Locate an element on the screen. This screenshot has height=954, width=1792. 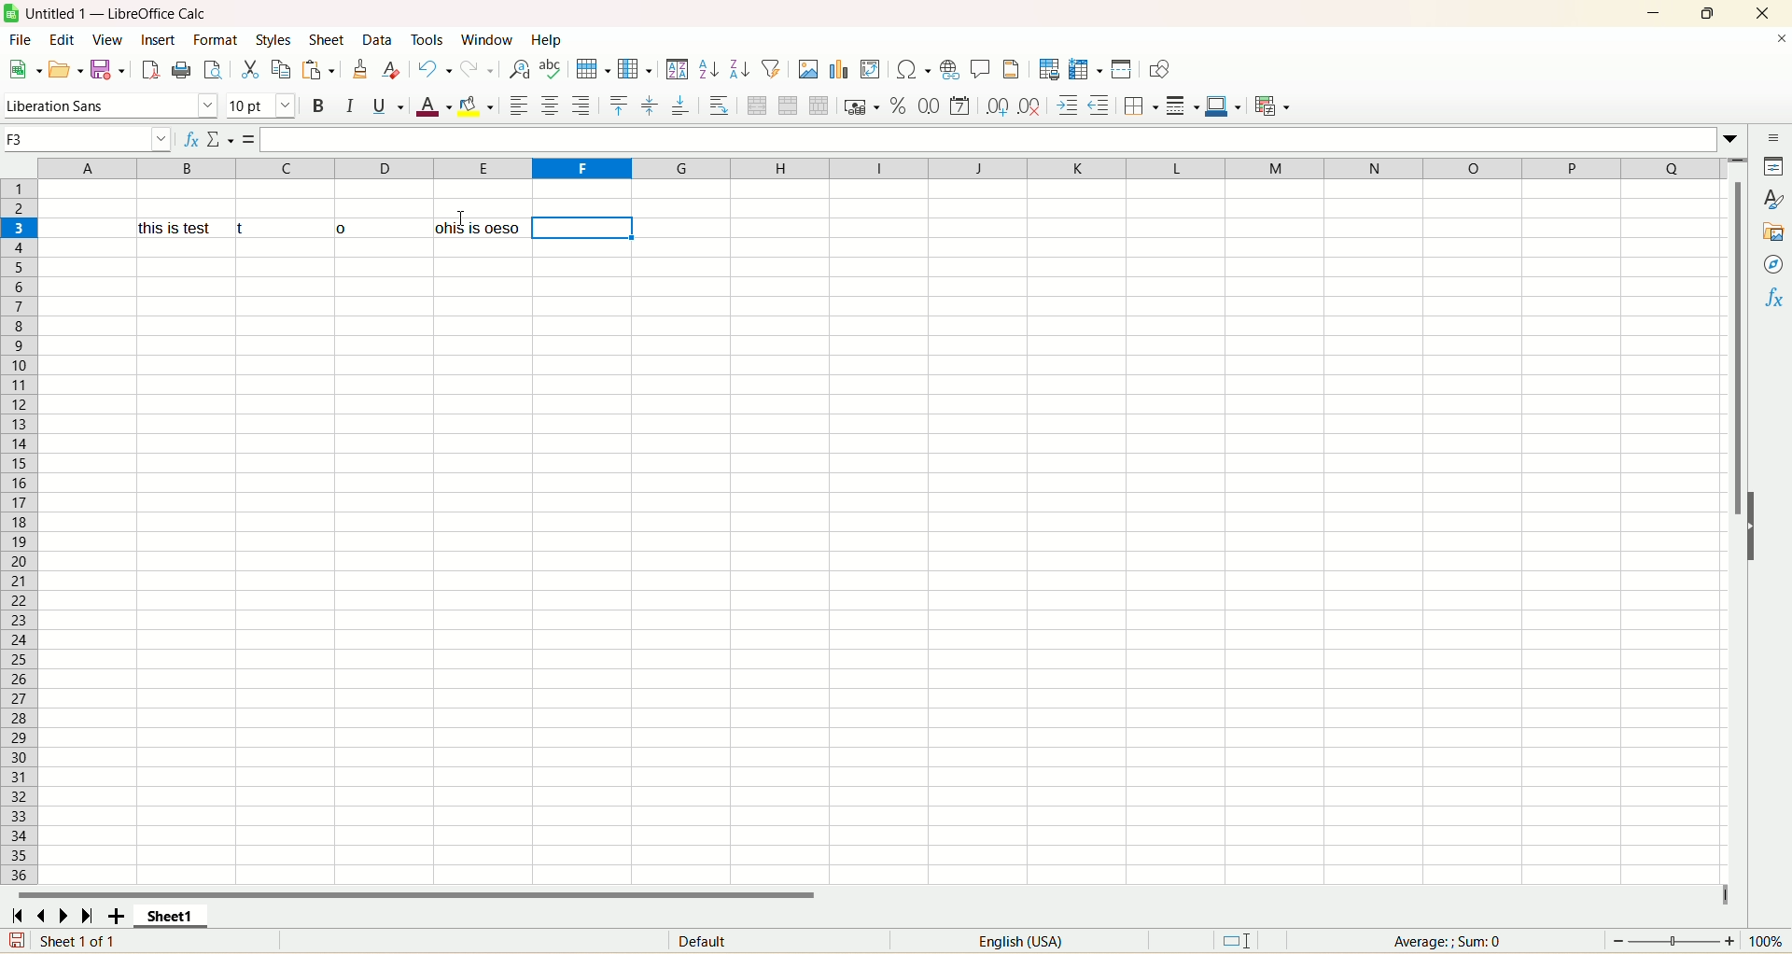
save is located at coordinates (105, 67).